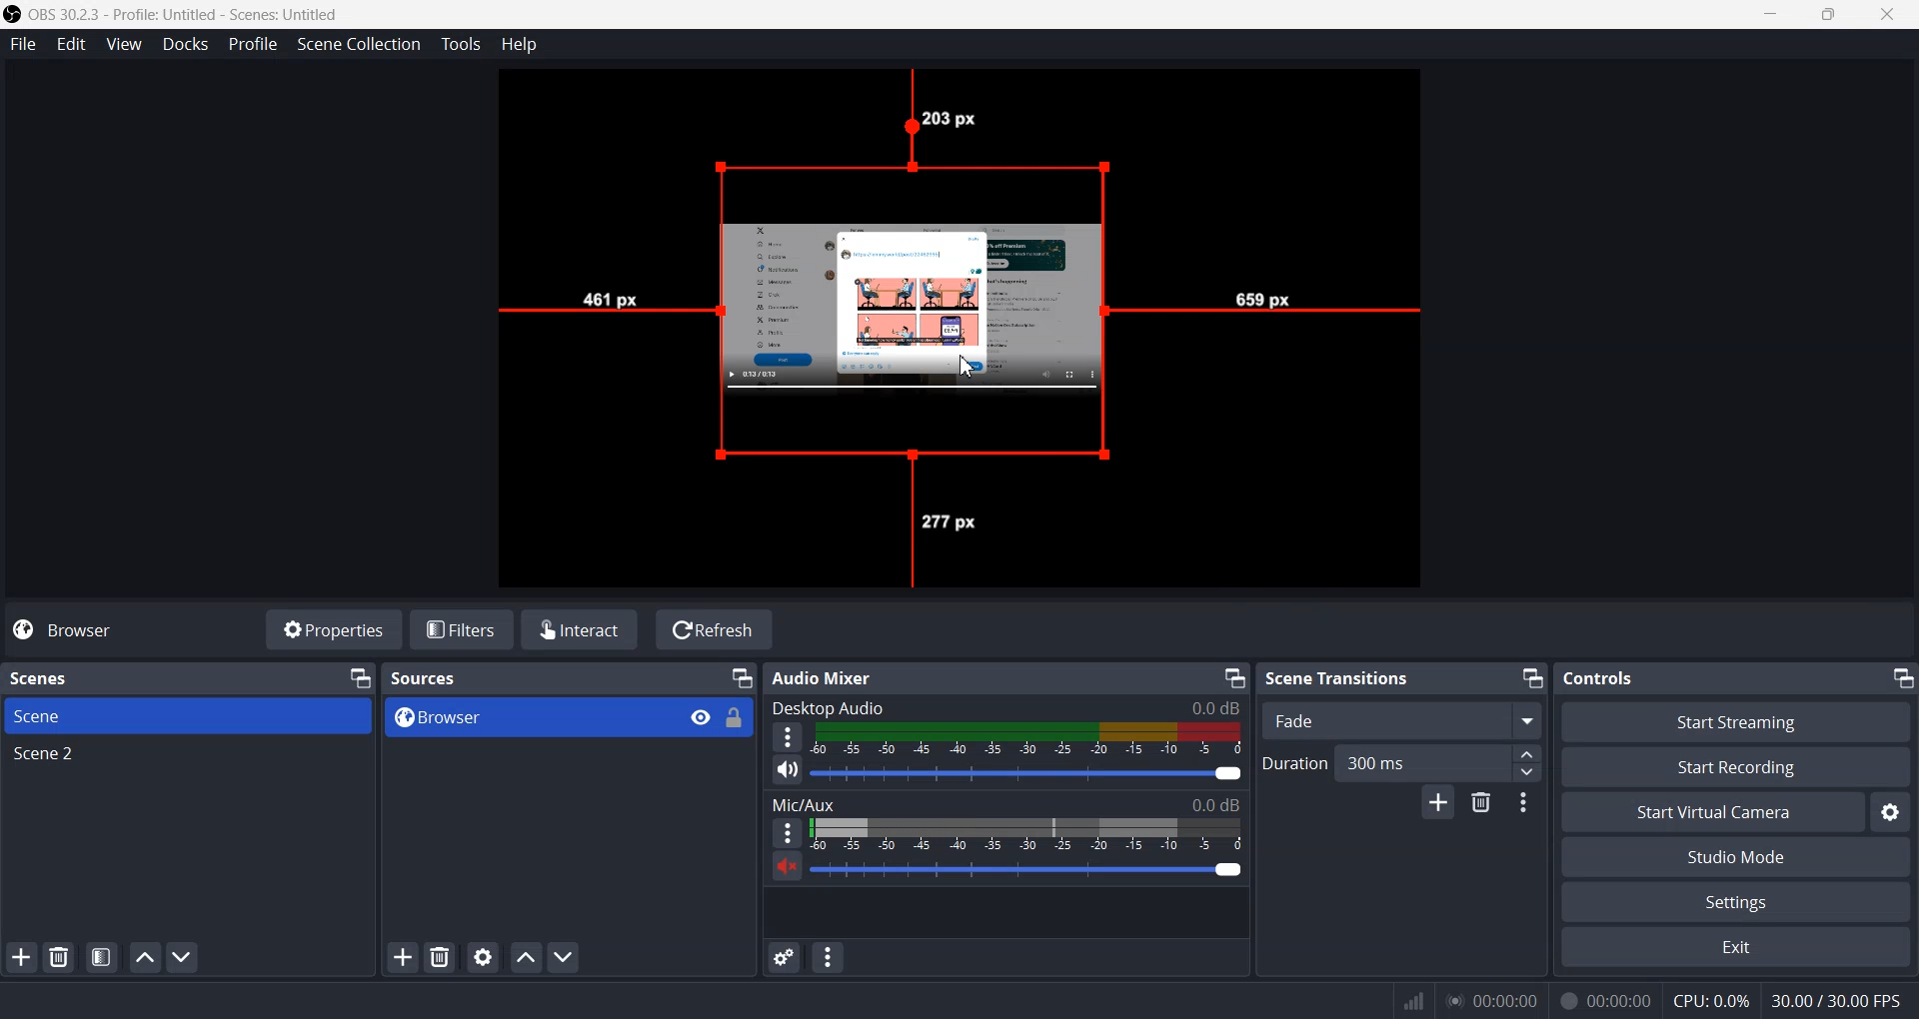 The height and width of the screenshot is (1019, 1919). Describe the element at coordinates (1654, 678) in the screenshot. I see `Controls` at that location.